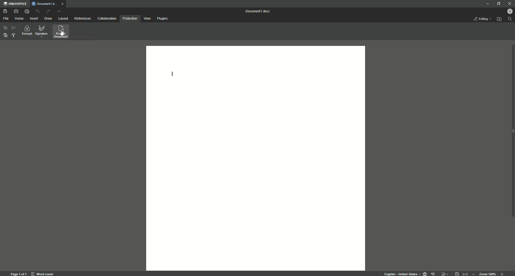 Image resolution: width=515 pixels, height=276 pixels. Describe the element at coordinates (512, 144) in the screenshot. I see `Scroll` at that location.